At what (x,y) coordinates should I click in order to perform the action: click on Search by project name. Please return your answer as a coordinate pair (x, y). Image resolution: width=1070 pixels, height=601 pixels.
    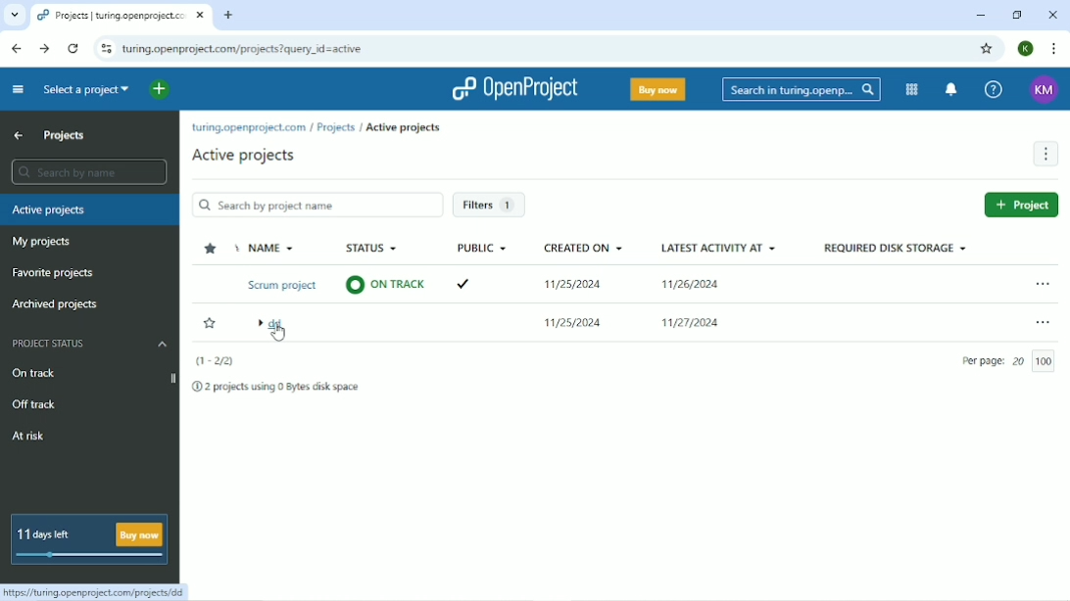
    Looking at the image, I should click on (317, 204).